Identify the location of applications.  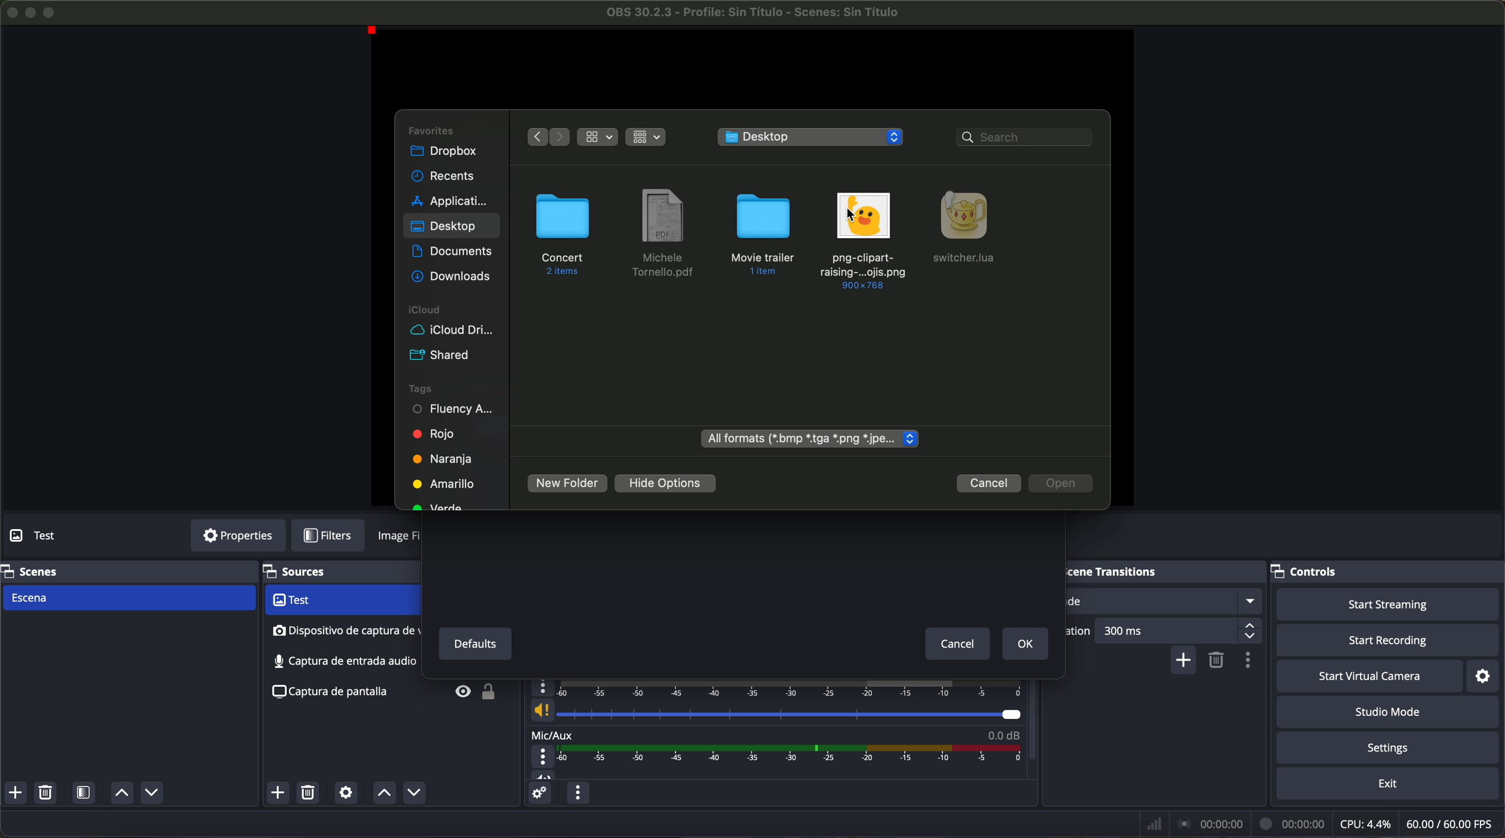
(449, 200).